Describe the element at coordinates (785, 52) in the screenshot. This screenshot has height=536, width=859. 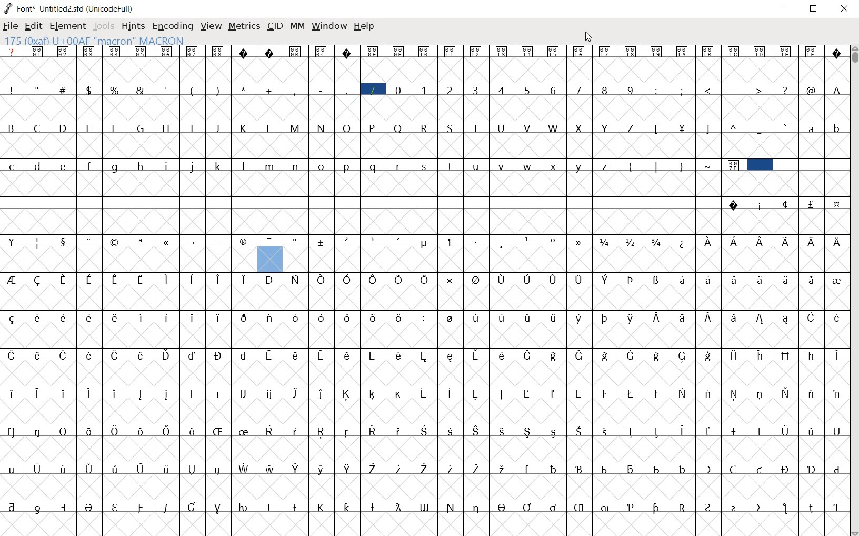
I see `Symbol` at that location.